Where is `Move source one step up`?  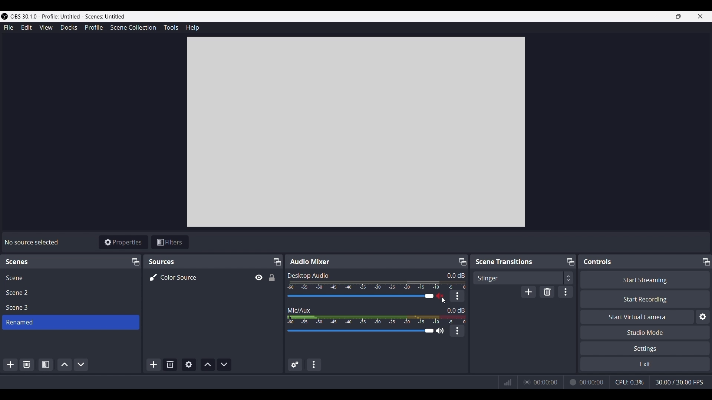
Move source one step up is located at coordinates (208, 365).